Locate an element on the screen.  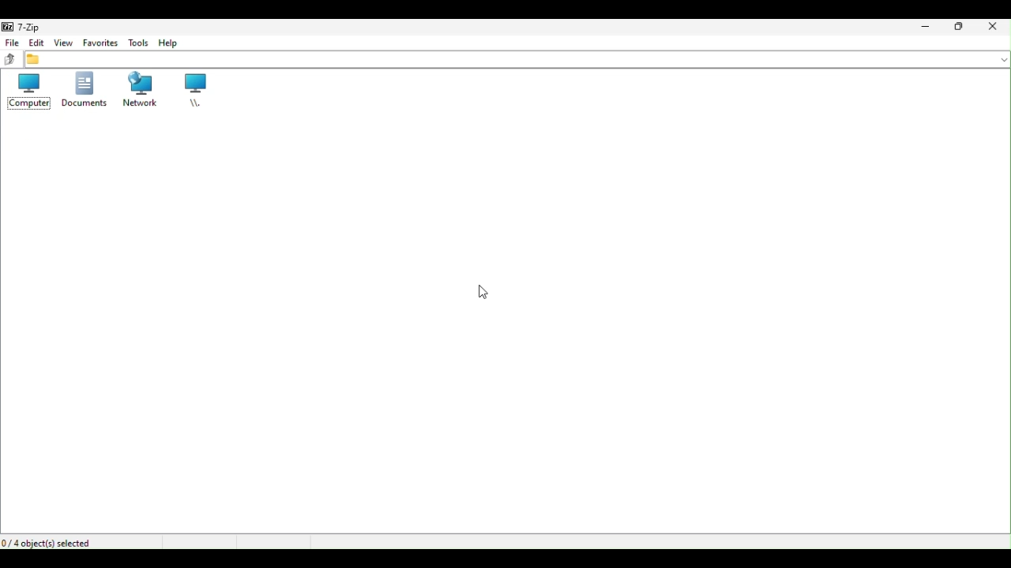
7 zip is located at coordinates (21, 27).